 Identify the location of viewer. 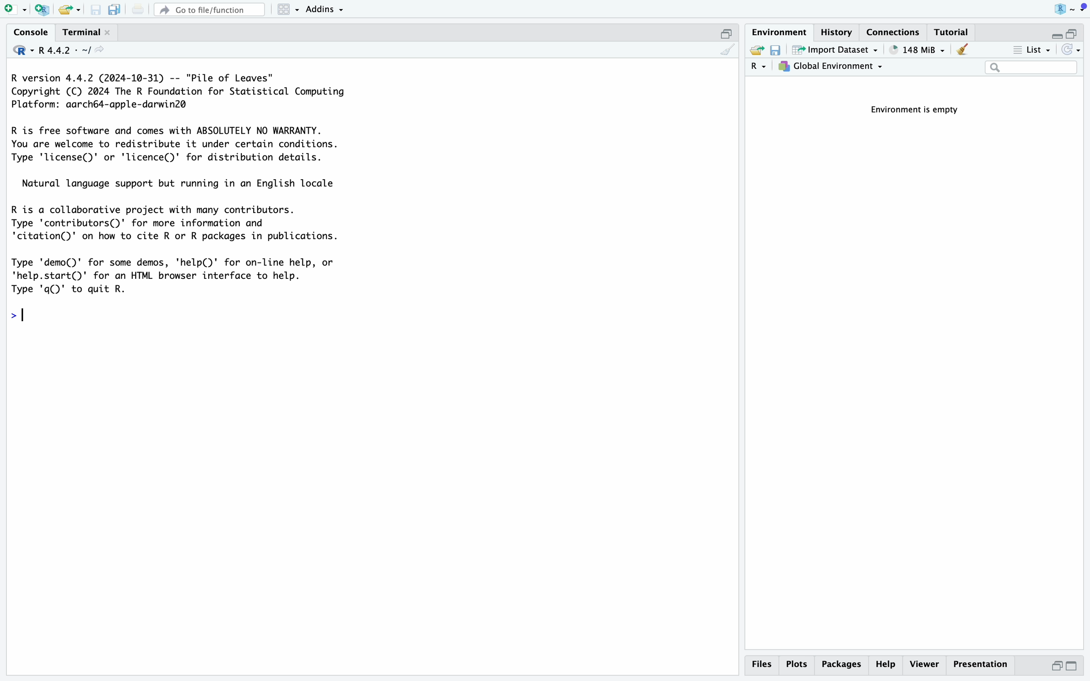
(924, 665).